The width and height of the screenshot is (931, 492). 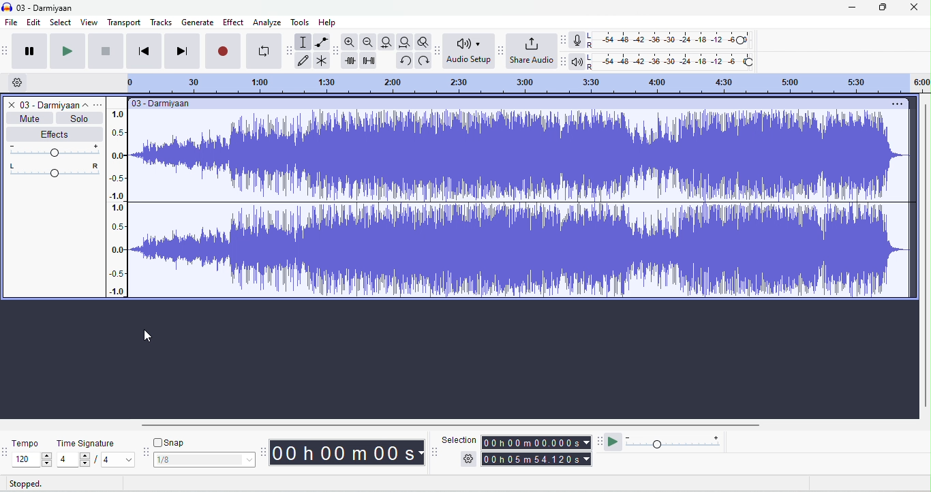 What do you see at coordinates (65, 52) in the screenshot?
I see `play` at bounding box center [65, 52].